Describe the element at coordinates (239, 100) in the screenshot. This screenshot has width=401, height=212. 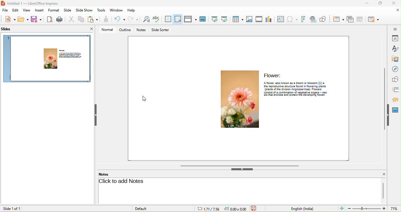
I see `image of flower` at that location.